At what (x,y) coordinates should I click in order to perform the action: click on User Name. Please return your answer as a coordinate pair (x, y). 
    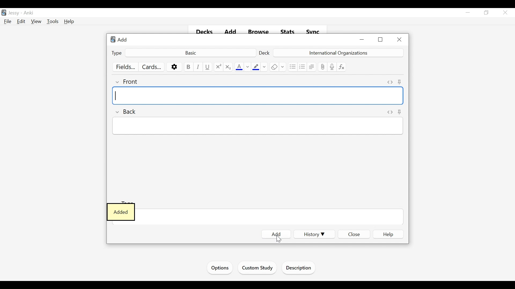
    Looking at the image, I should click on (14, 13).